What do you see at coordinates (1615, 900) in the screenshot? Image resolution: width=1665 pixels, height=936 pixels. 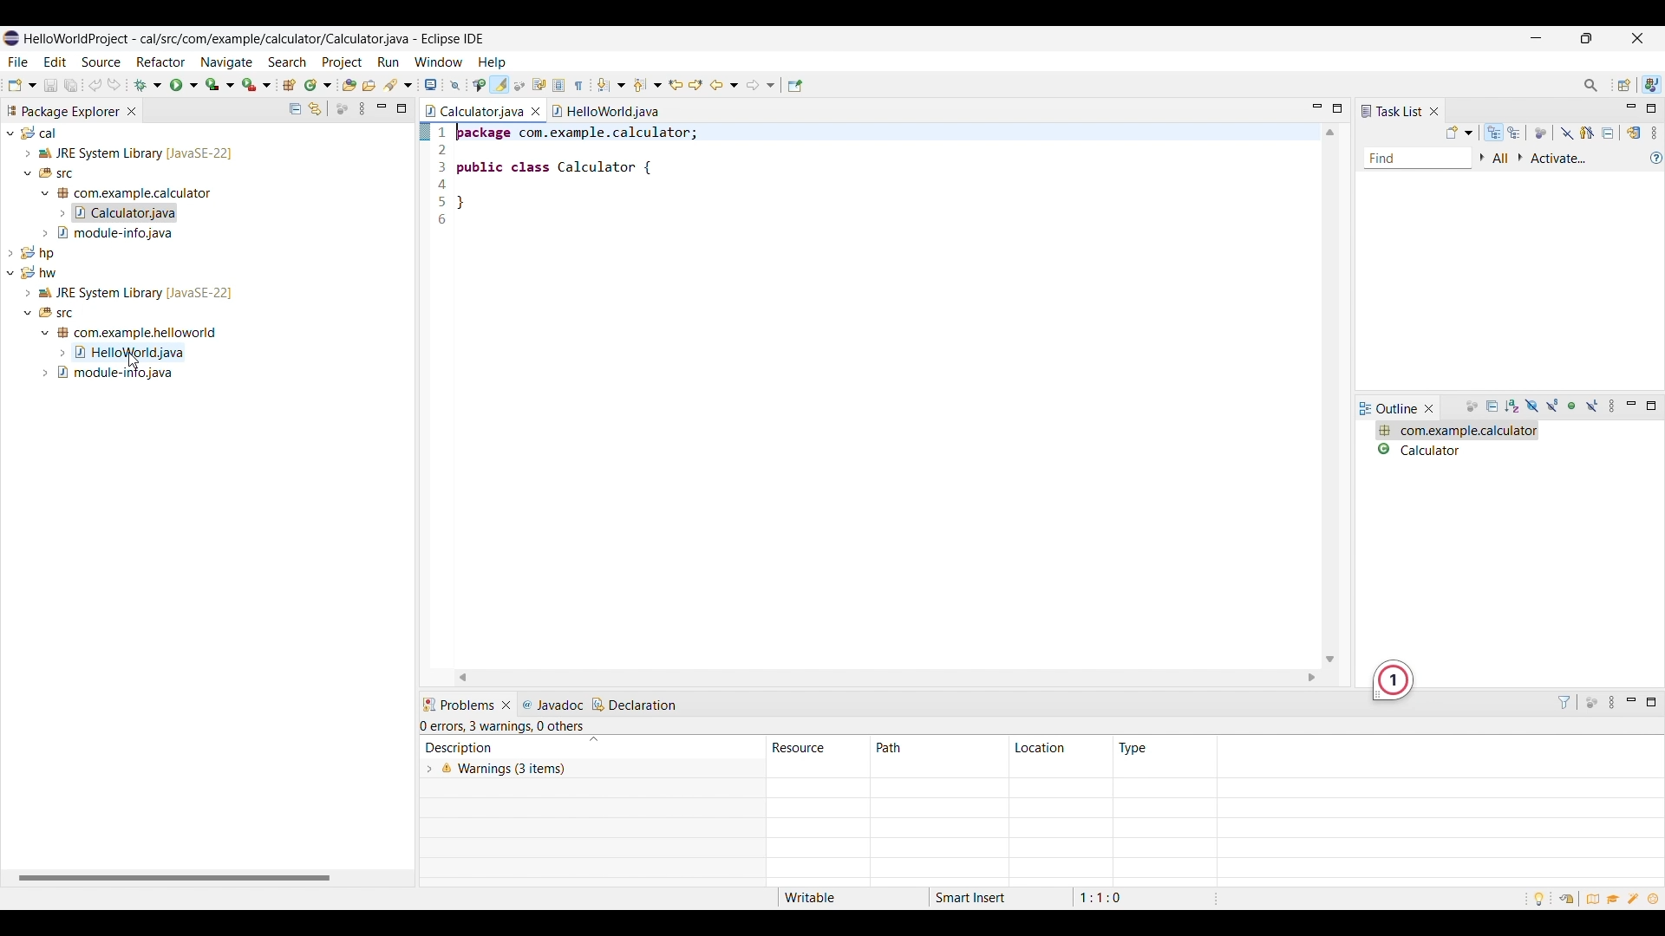 I see `Tutorials` at bounding box center [1615, 900].